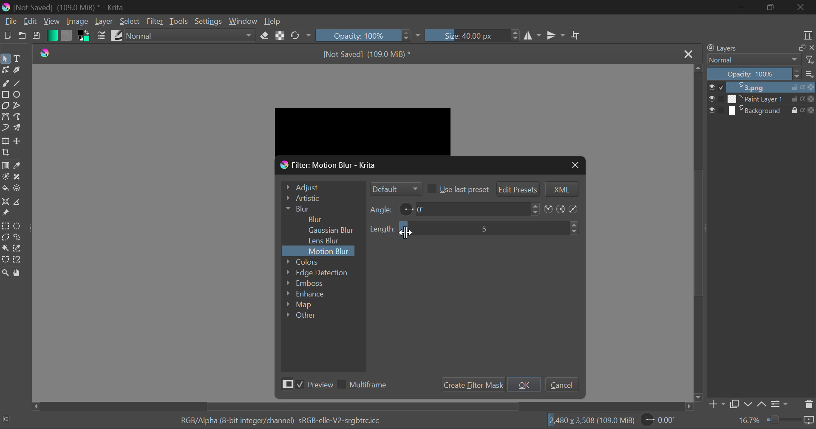  What do you see at coordinates (102, 36) in the screenshot?
I see `Brush Settings` at bounding box center [102, 36].